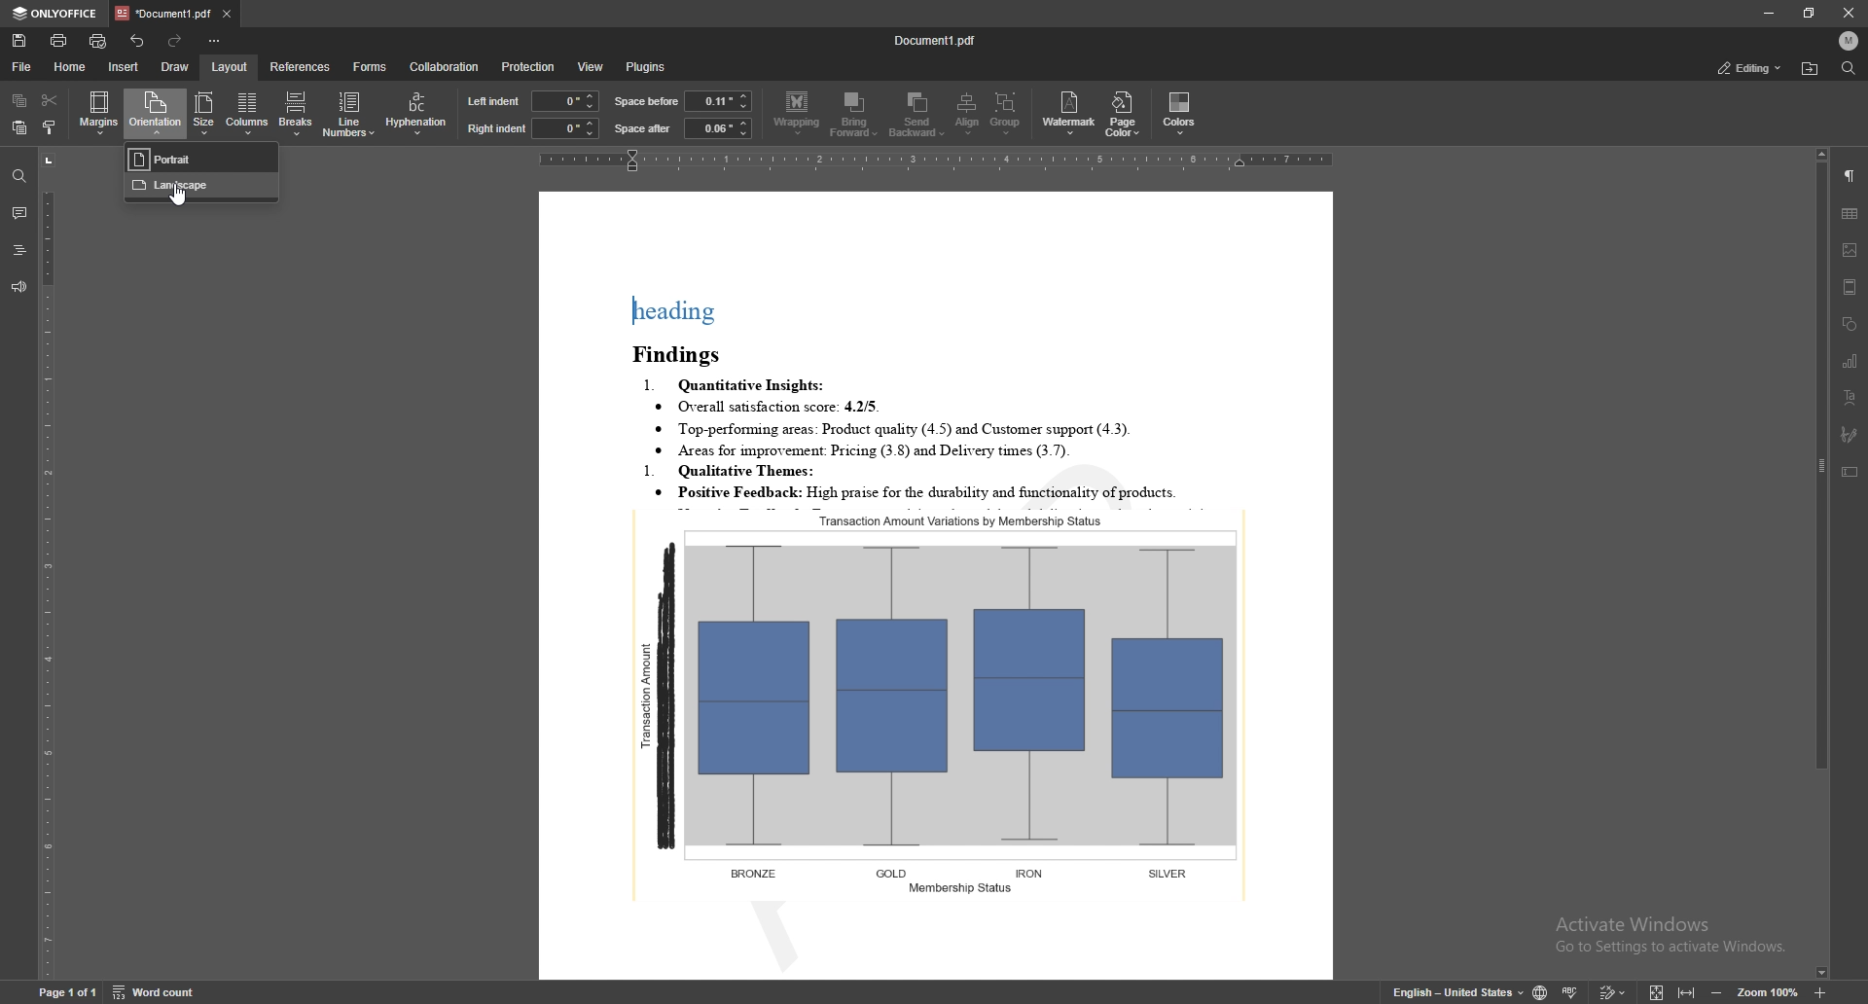 This screenshot has height=1004, width=1868. What do you see at coordinates (19, 40) in the screenshot?
I see `save` at bounding box center [19, 40].